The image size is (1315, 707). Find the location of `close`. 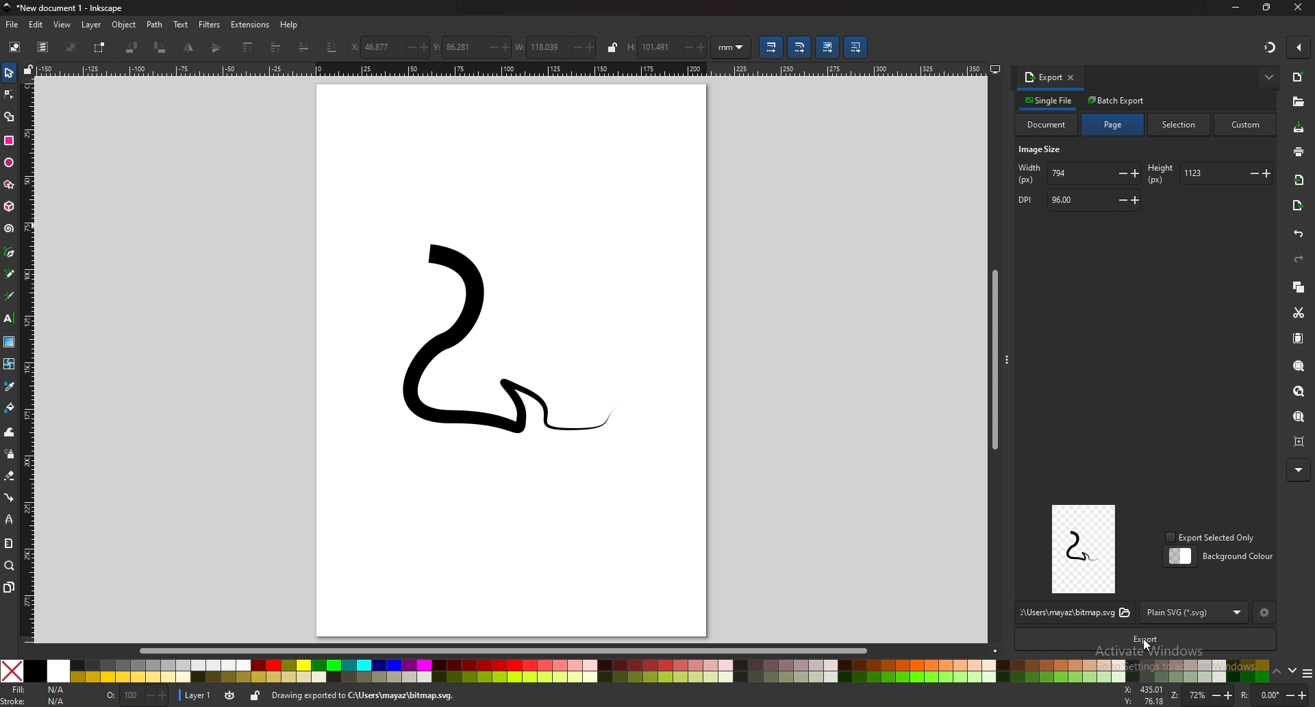

close is located at coordinates (1297, 8).